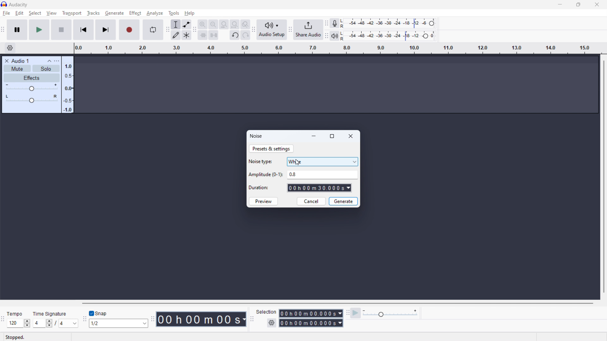 The width and height of the screenshot is (607, 341). What do you see at coordinates (290, 30) in the screenshot?
I see `share audio toolbar` at bounding box center [290, 30].